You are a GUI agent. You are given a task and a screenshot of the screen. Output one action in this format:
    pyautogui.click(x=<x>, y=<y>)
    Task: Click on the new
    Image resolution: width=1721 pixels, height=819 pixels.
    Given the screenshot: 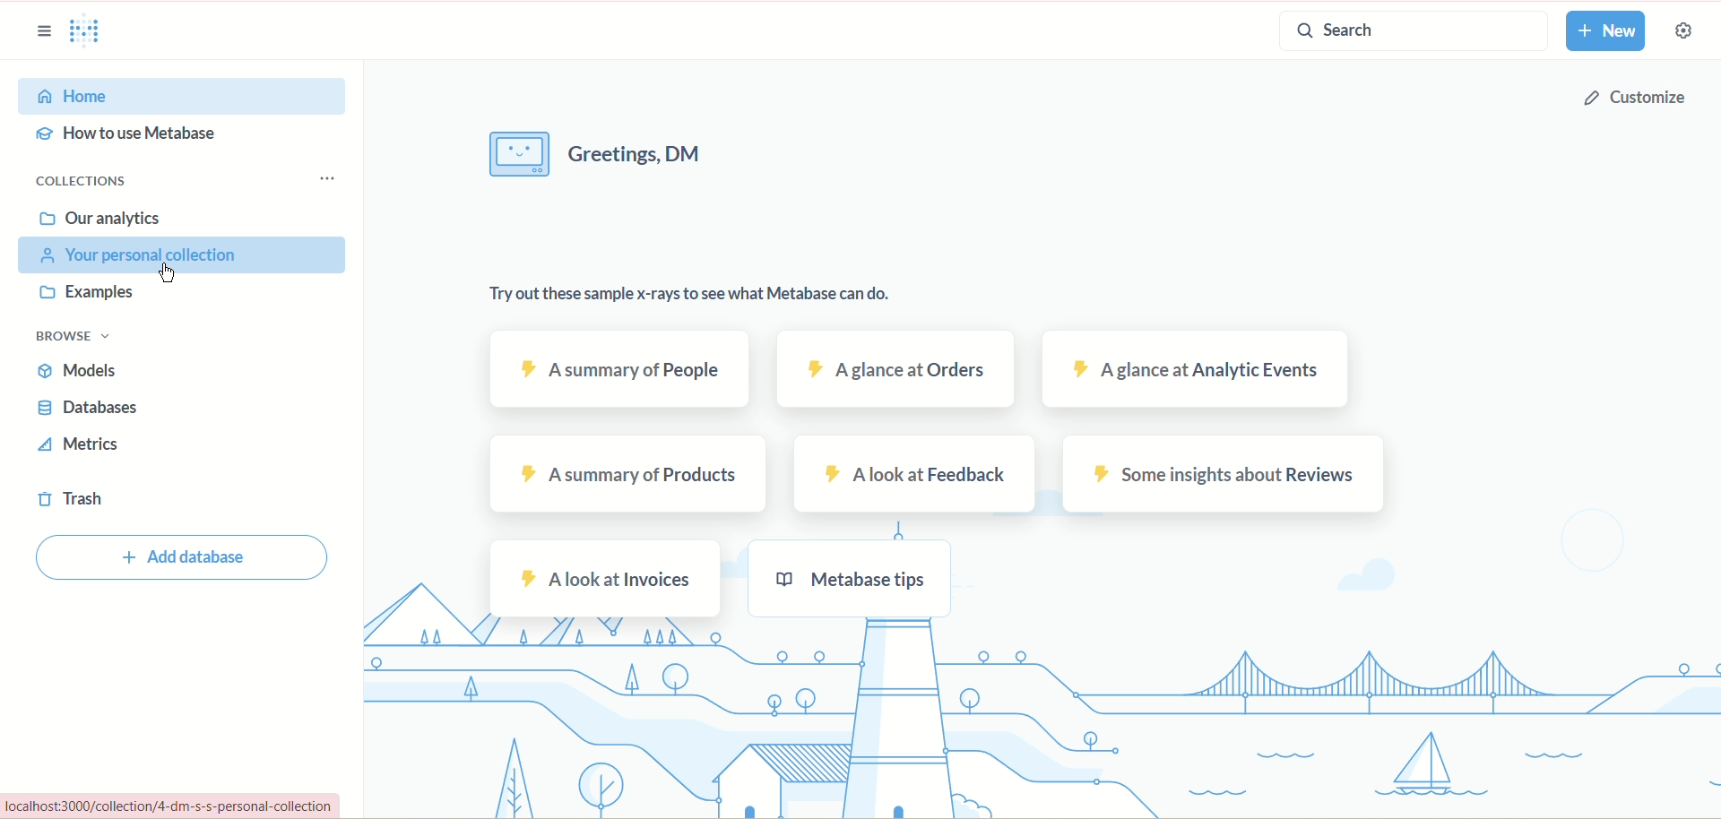 What is the action you would take?
    pyautogui.click(x=1605, y=31)
    